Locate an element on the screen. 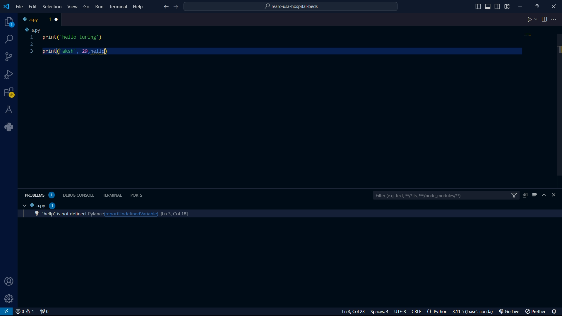  projects is located at coordinates (8, 22).